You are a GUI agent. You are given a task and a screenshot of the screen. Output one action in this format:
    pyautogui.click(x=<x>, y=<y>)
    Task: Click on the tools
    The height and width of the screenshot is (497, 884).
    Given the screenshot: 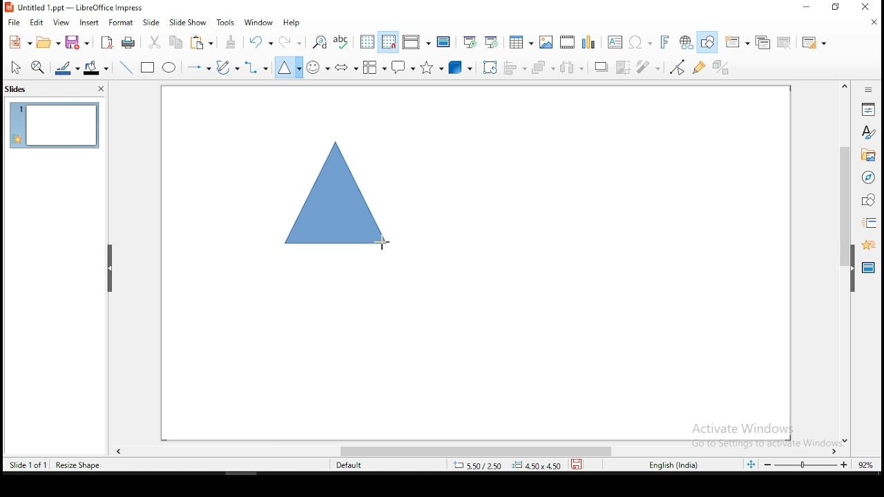 What is the action you would take?
    pyautogui.click(x=228, y=21)
    